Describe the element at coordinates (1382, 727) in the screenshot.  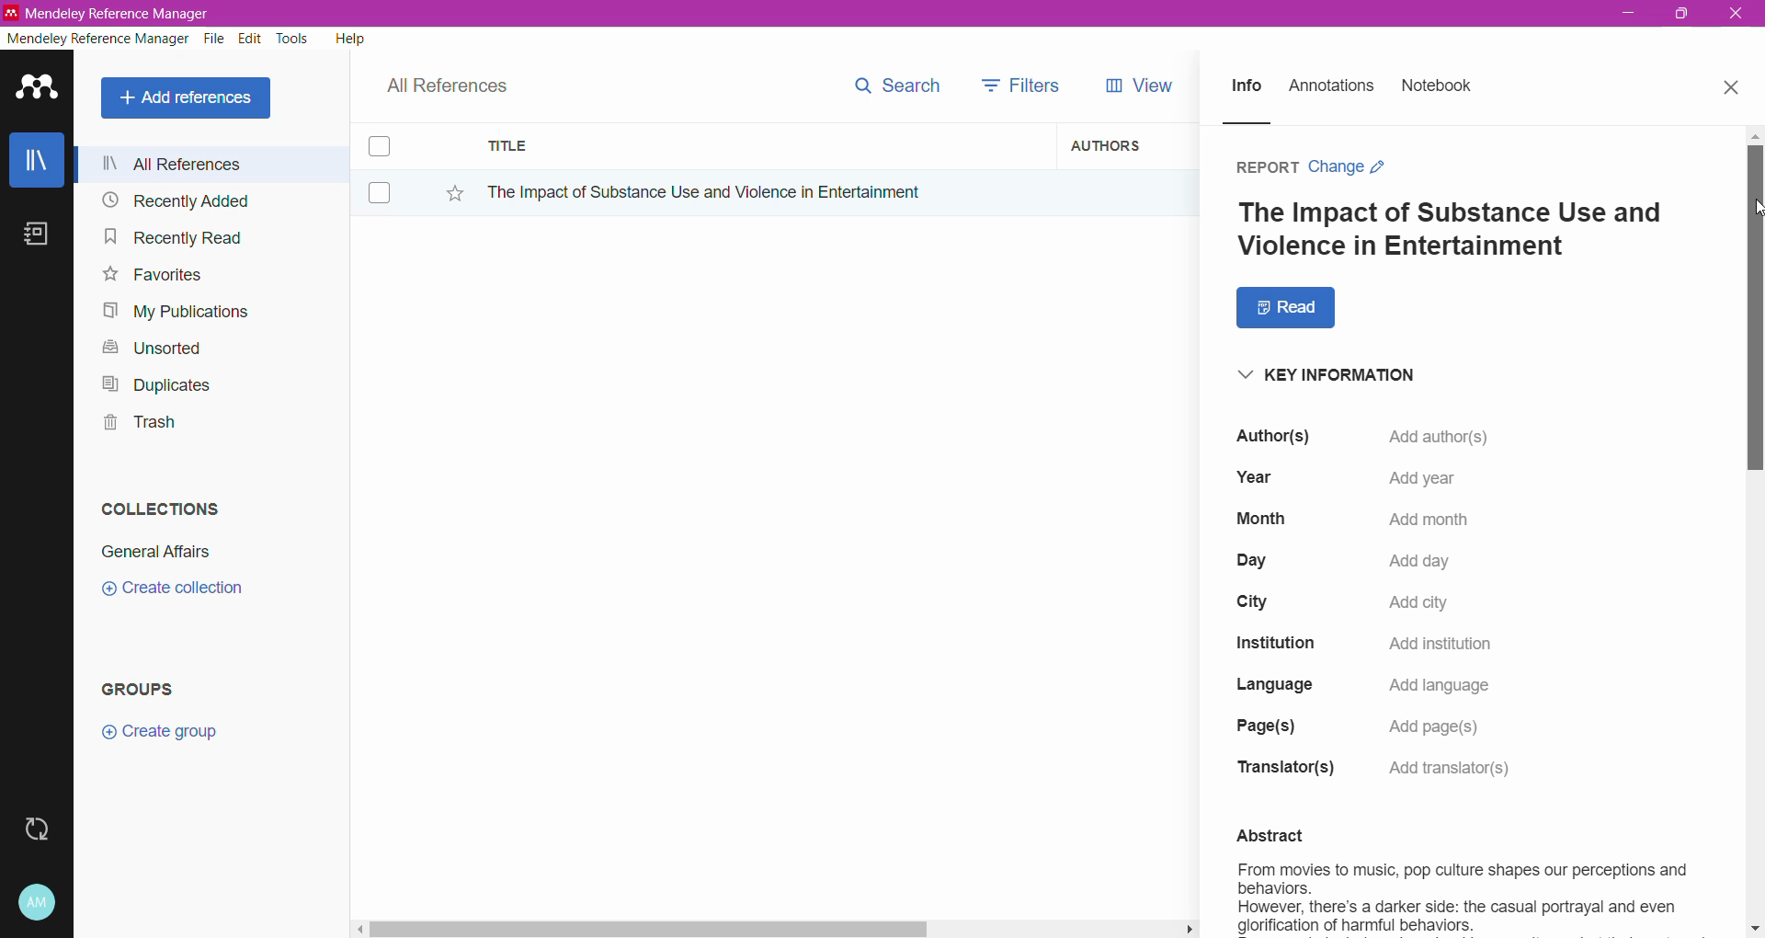
I see `page` at that location.